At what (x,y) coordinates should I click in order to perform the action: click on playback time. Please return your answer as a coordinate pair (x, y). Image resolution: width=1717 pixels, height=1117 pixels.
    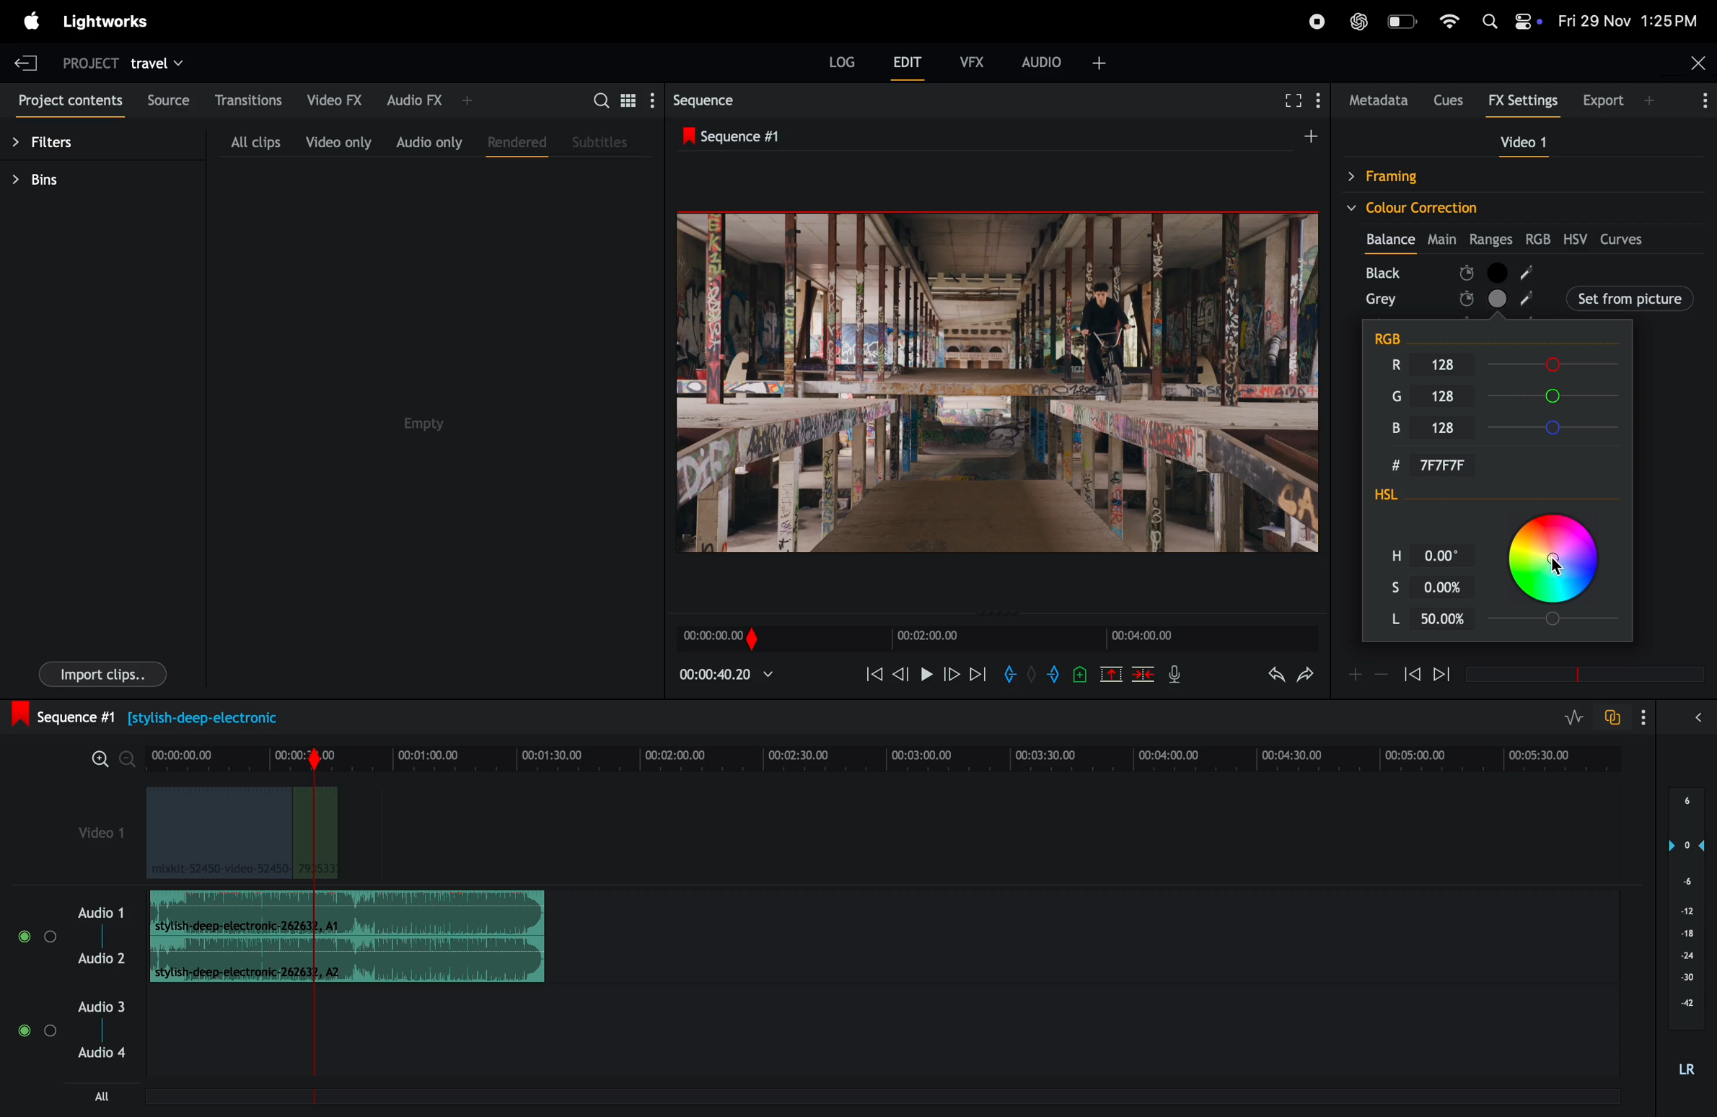
    Looking at the image, I should click on (737, 678).